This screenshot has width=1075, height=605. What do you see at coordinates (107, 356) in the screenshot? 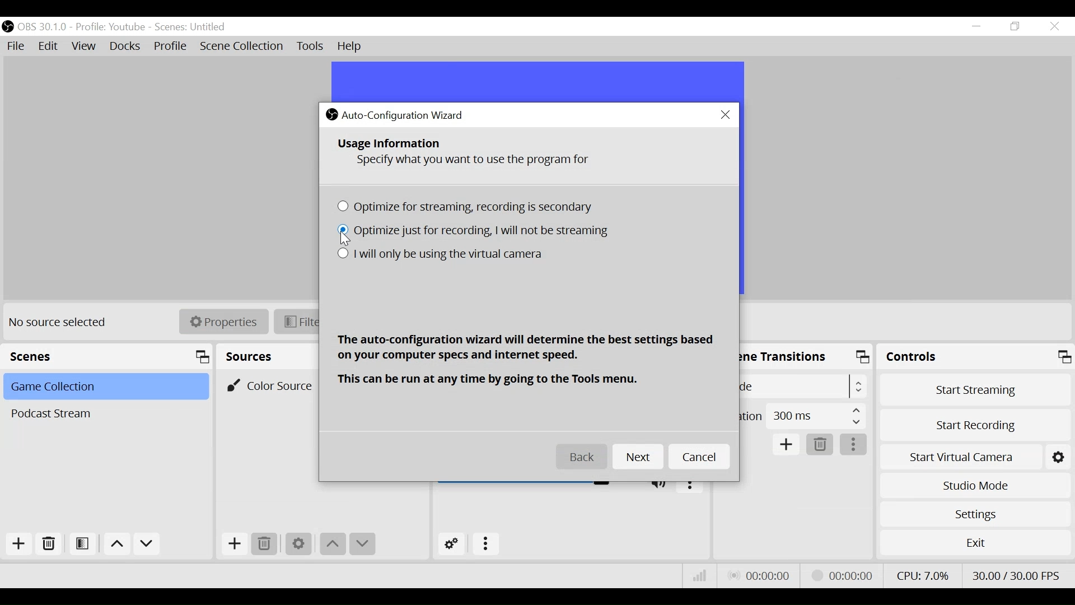
I see `Scenes Panel` at bounding box center [107, 356].